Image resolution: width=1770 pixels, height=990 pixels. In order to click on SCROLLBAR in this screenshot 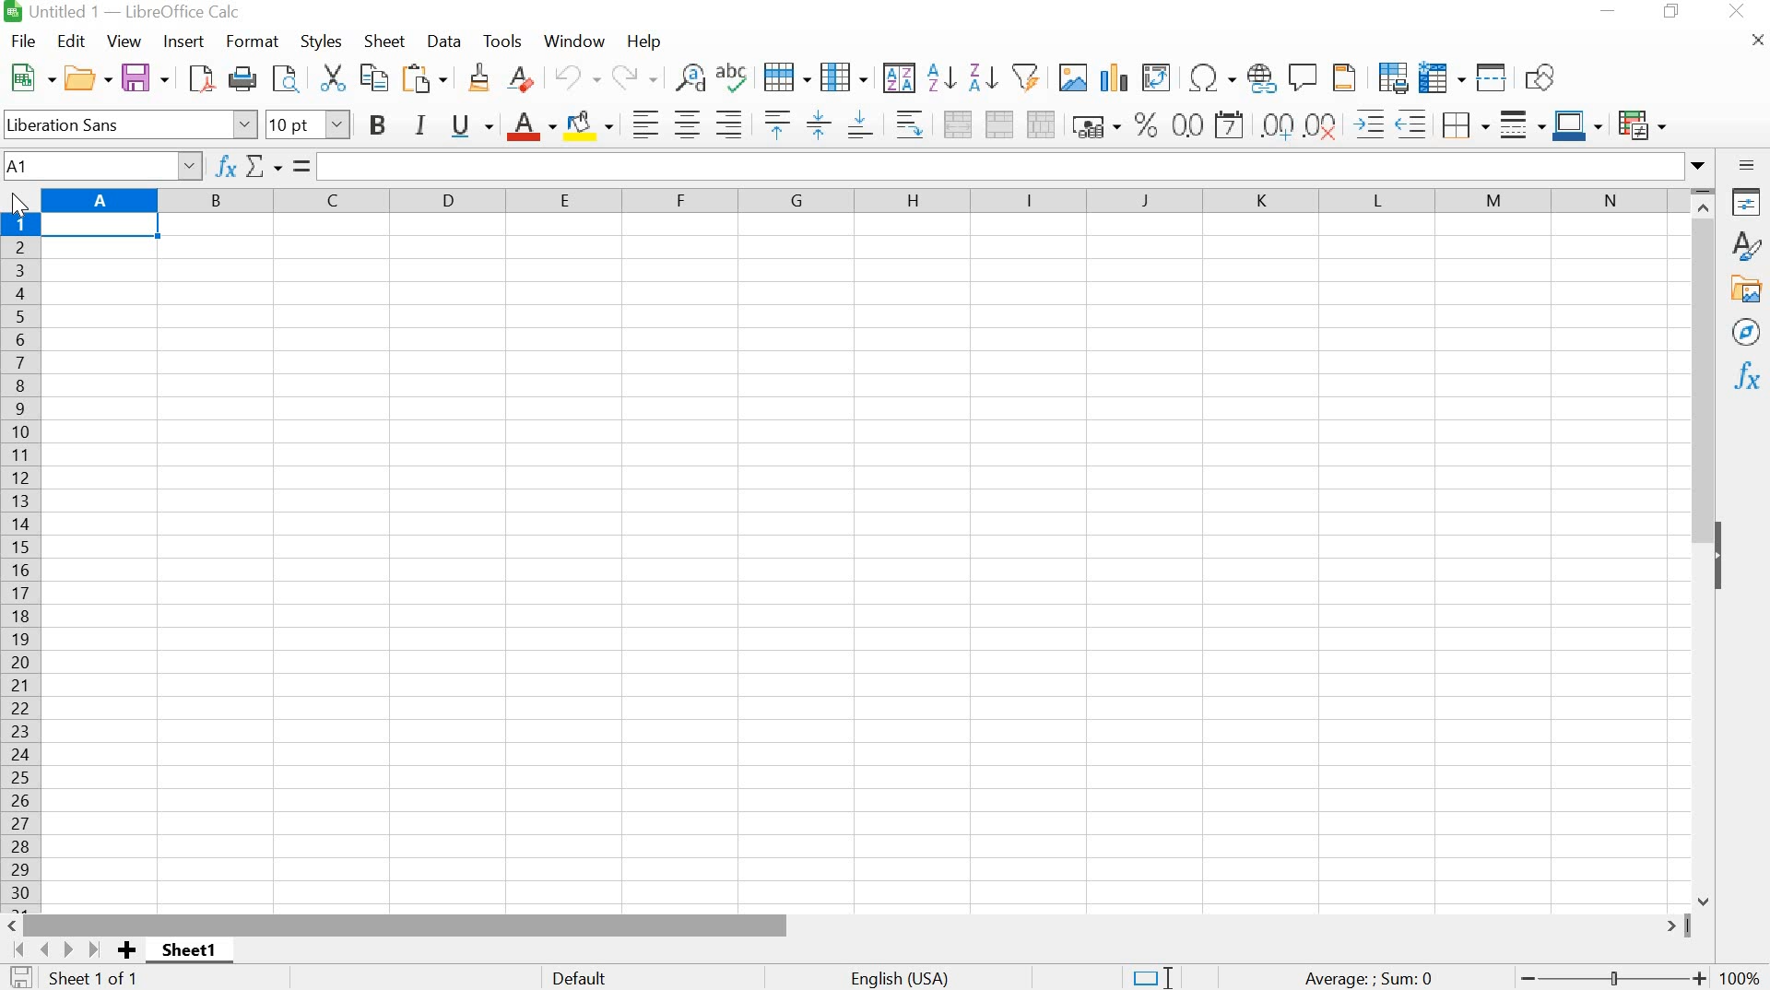, I will do `click(1705, 550)`.